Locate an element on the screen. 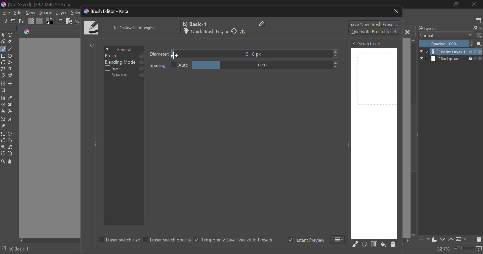 The image size is (483, 254). Save New Brush Preset is located at coordinates (373, 23).